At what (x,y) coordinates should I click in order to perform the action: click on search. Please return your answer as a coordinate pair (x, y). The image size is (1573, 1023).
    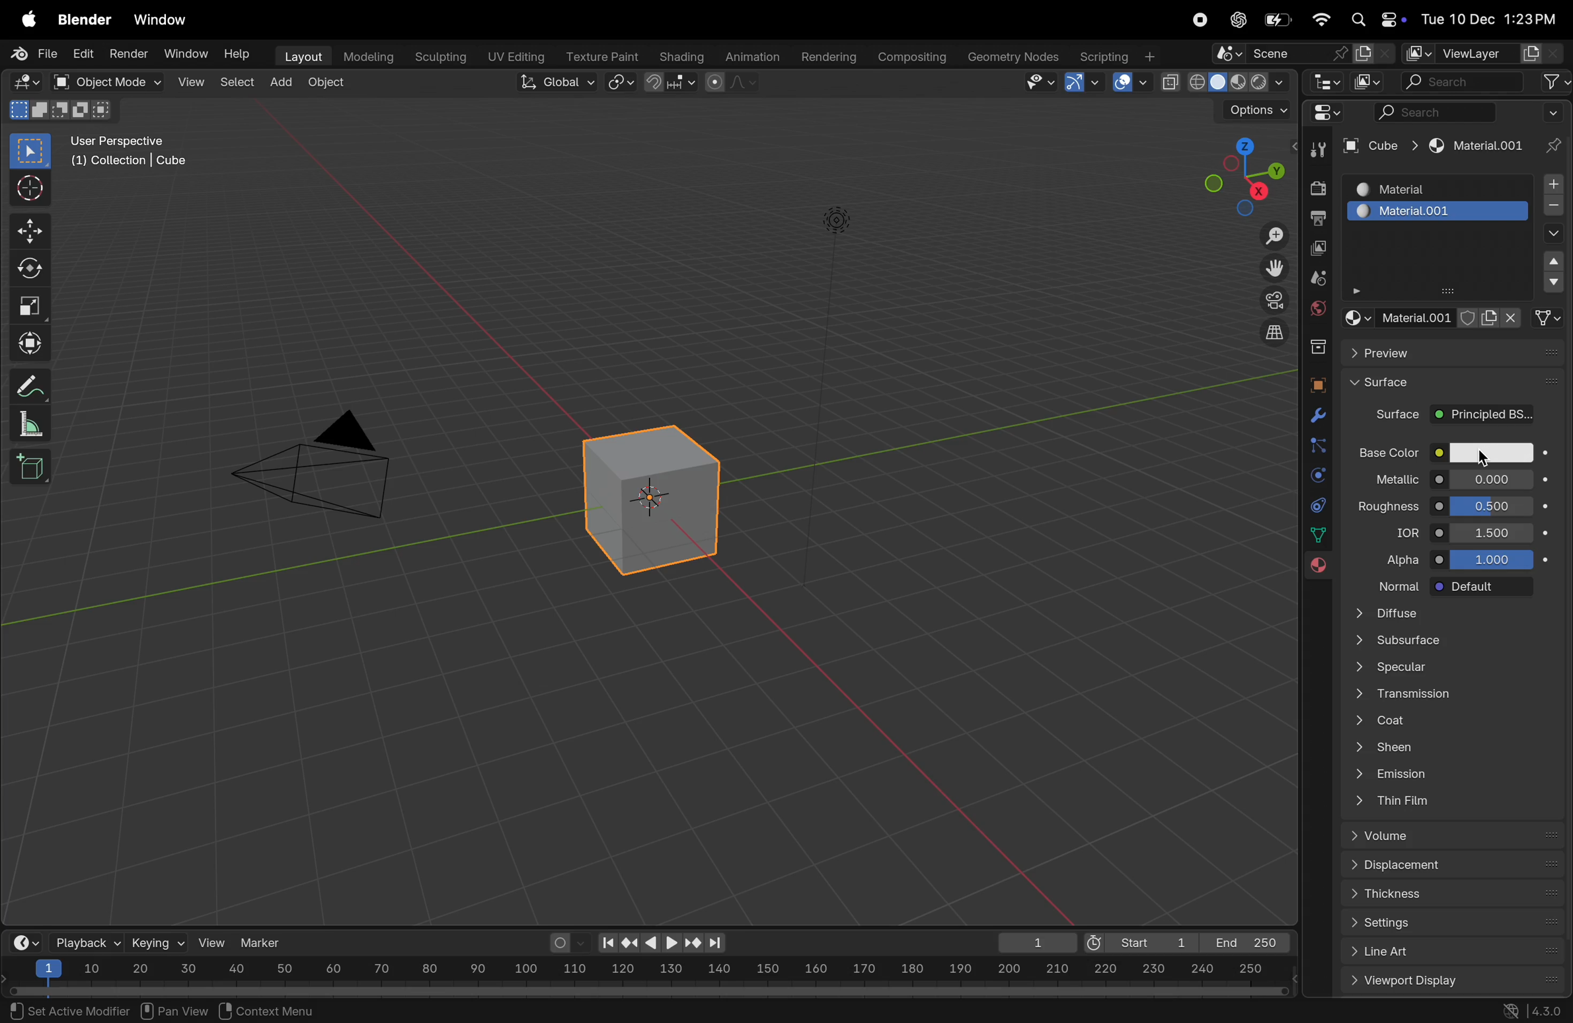
    Looking at the image, I should click on (1463, 82).